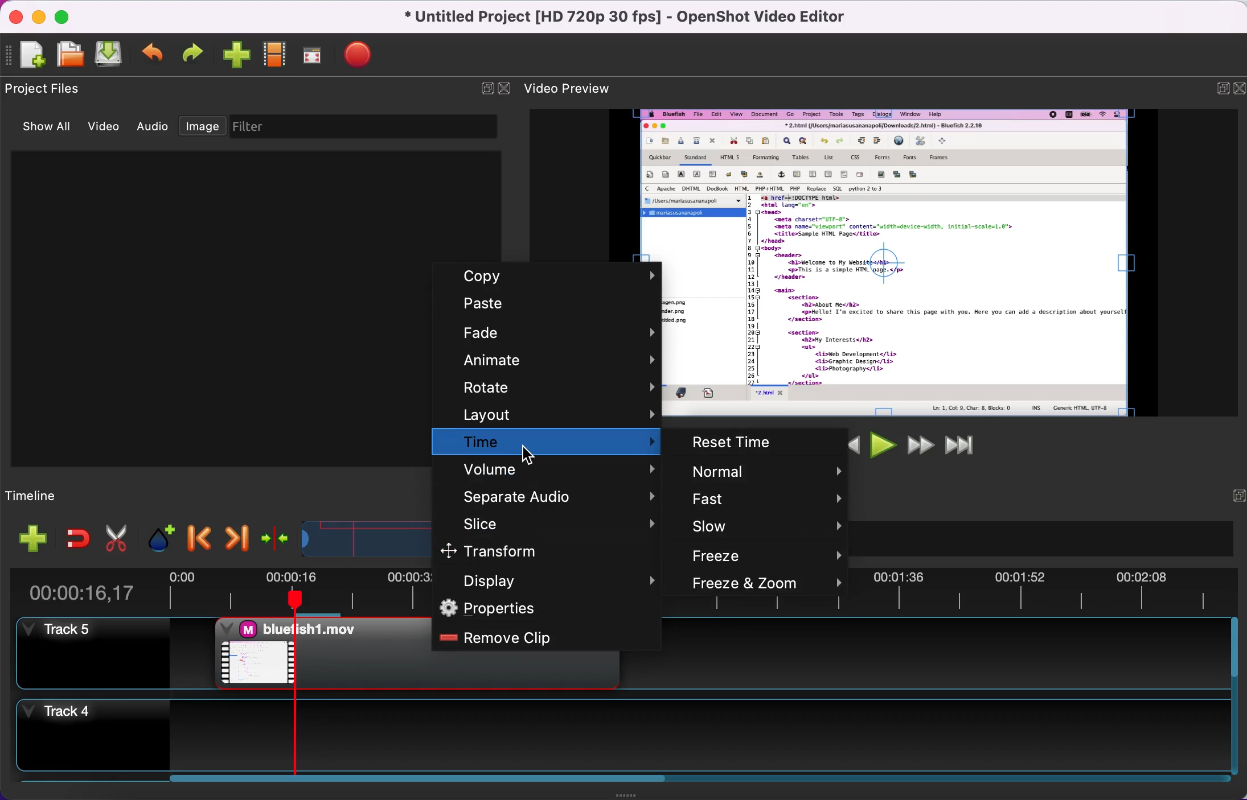 The height and width of the screenshot is (800, 1247). What do you see at coordinates (763, 499) in the screenshot?
I see `fast` at bounding box center [763, 499].